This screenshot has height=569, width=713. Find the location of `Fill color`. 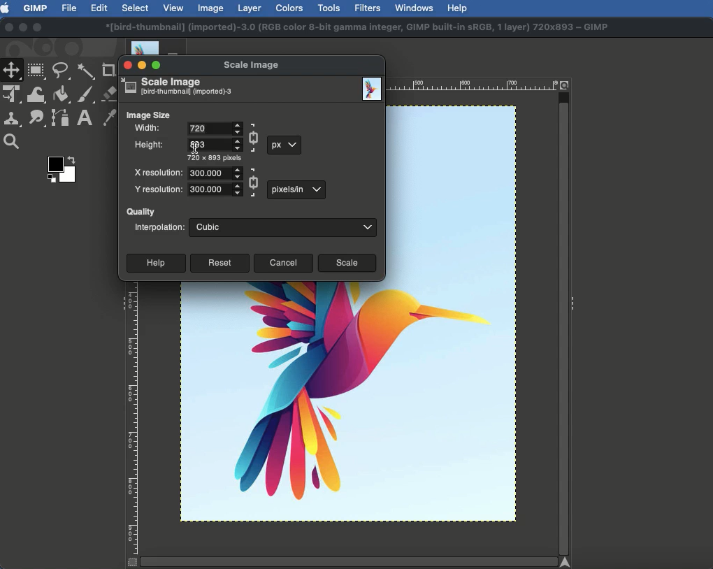

Fill color is located at coordinates (62, 95).